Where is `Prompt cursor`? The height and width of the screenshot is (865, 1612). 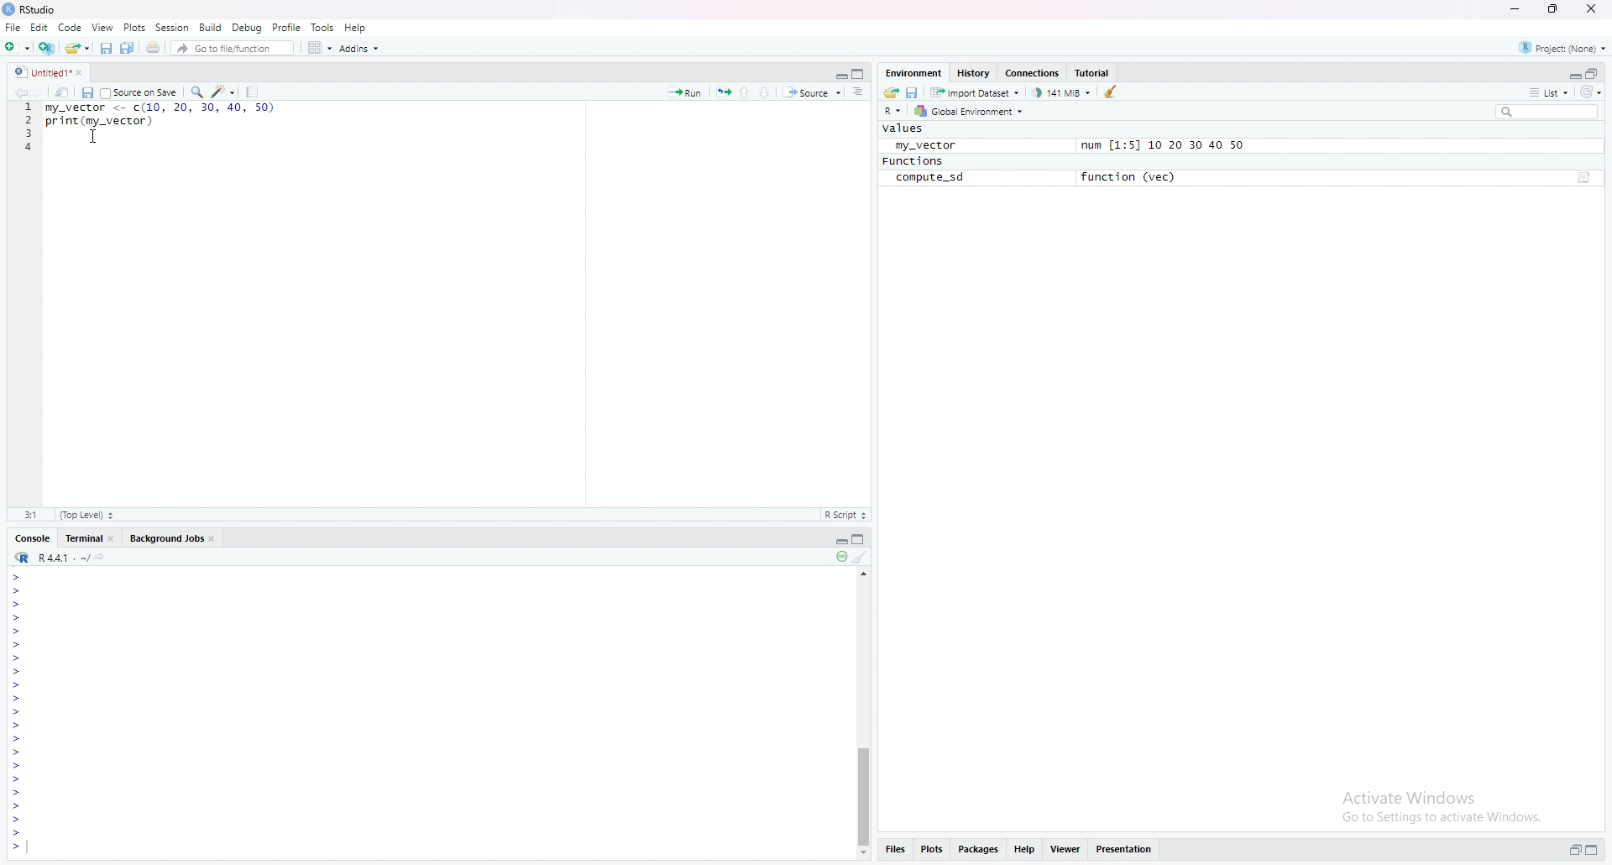
Prompt cursor is located at coordinates (18, 834).